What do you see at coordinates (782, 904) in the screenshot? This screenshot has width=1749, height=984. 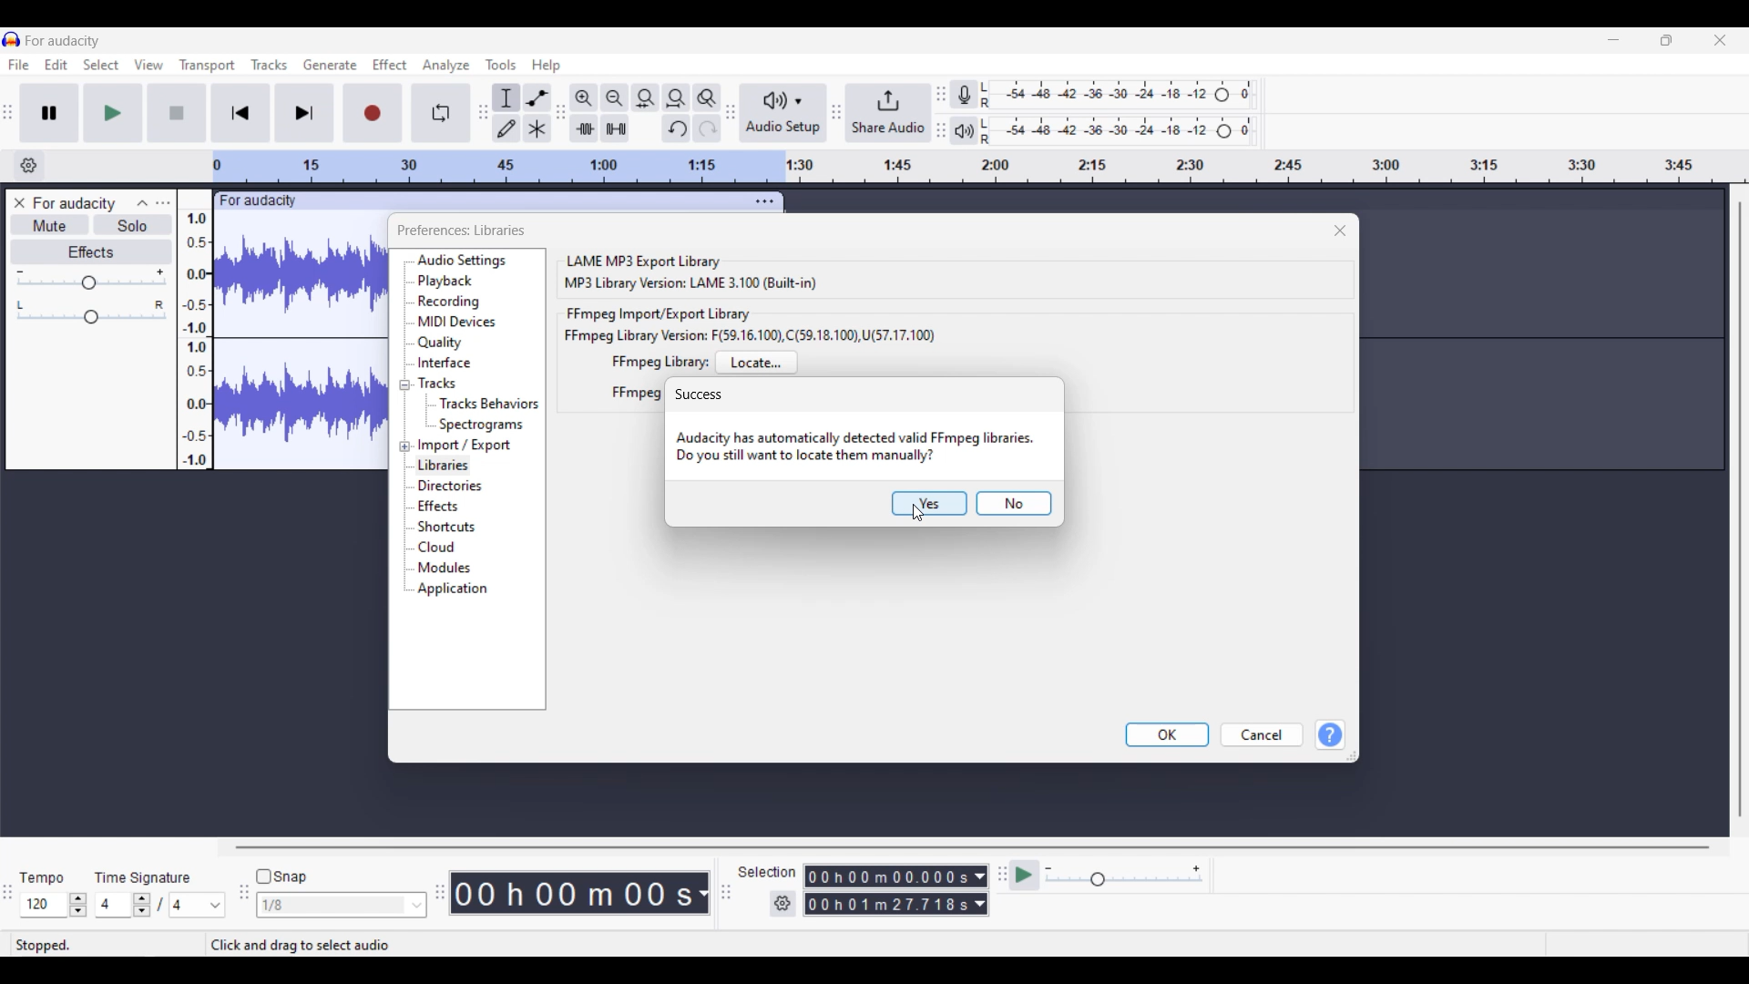 I see `Settings` at bounding box center [782, 904].